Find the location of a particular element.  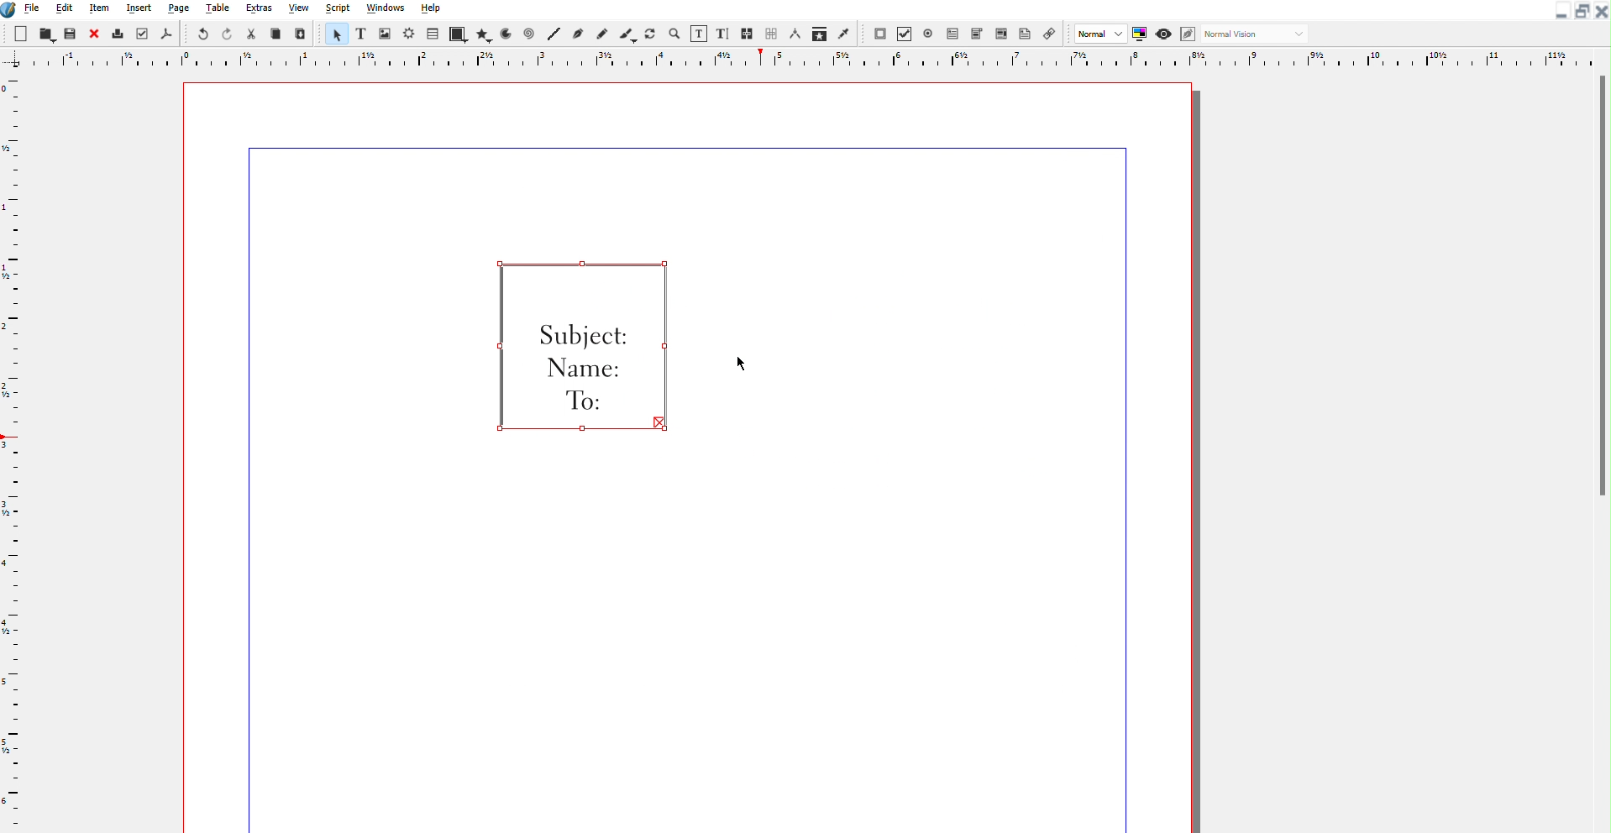

Print is located at coordinates (116, 34).